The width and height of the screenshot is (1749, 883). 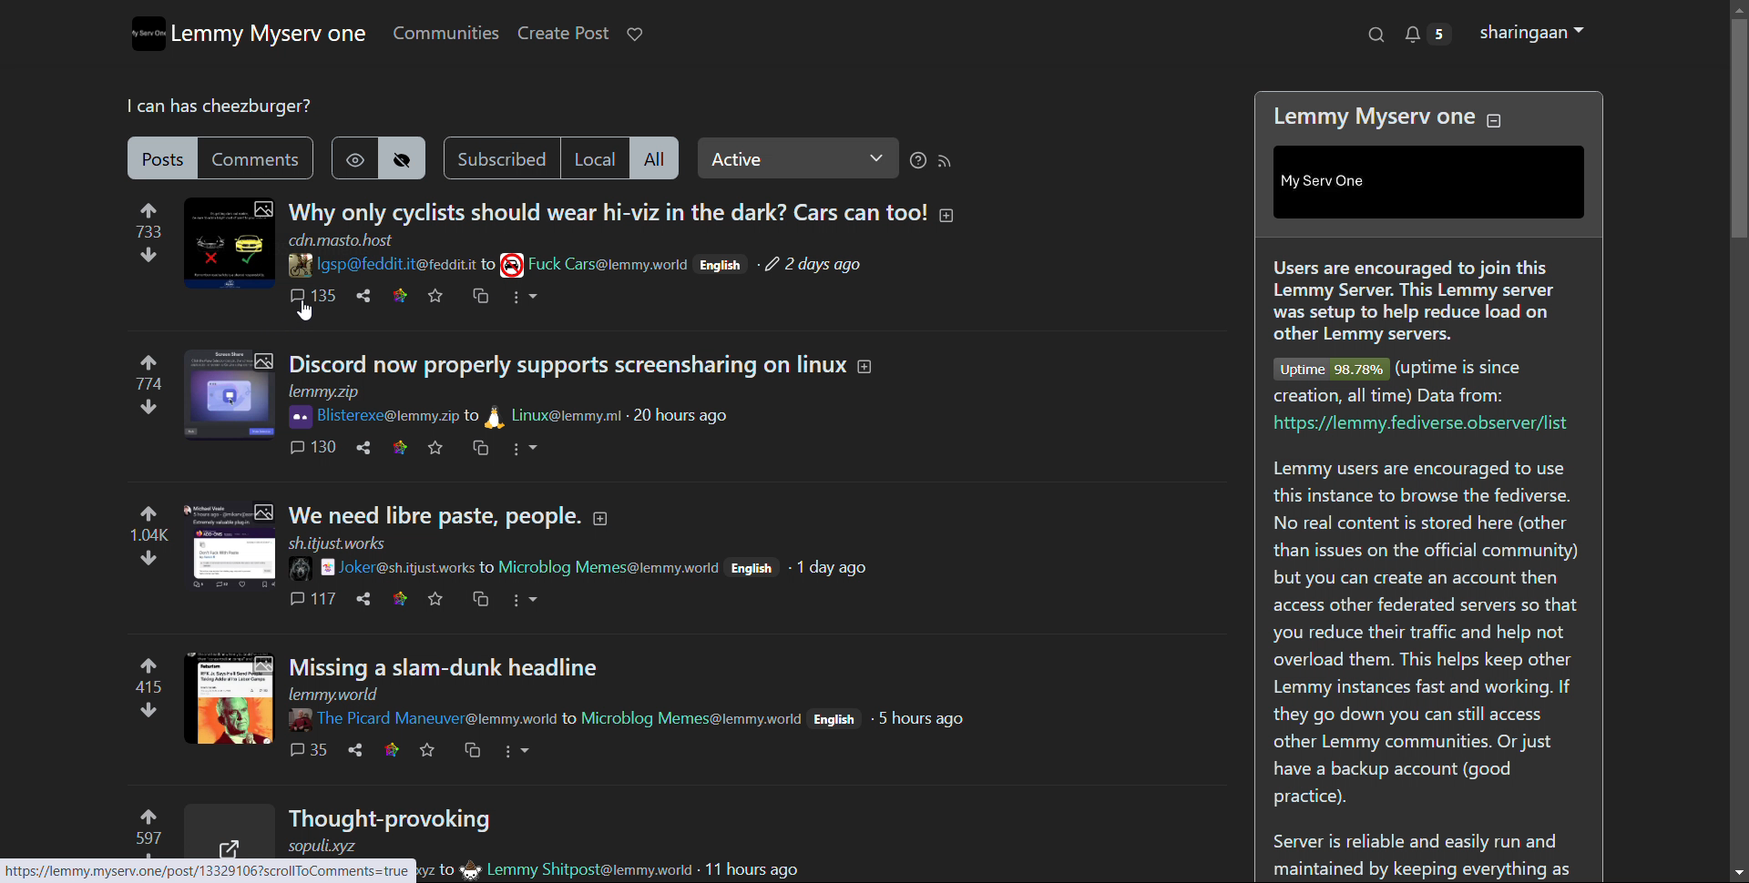 What do you see at coordinates (609, 265) in the screenshot?
I see `community` at bounding box center [609, 265].